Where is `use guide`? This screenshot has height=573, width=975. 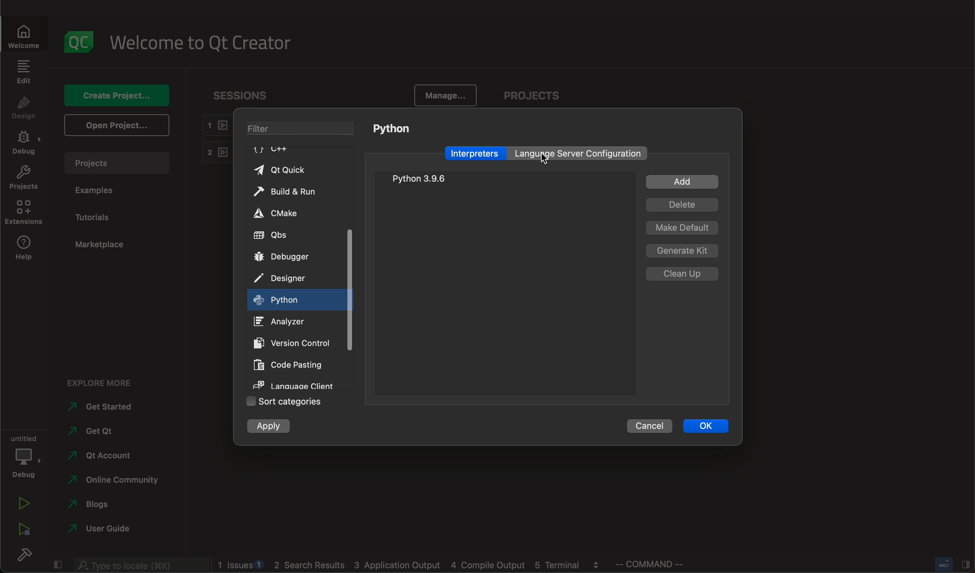 use guide is located at coordinates (101, 529).